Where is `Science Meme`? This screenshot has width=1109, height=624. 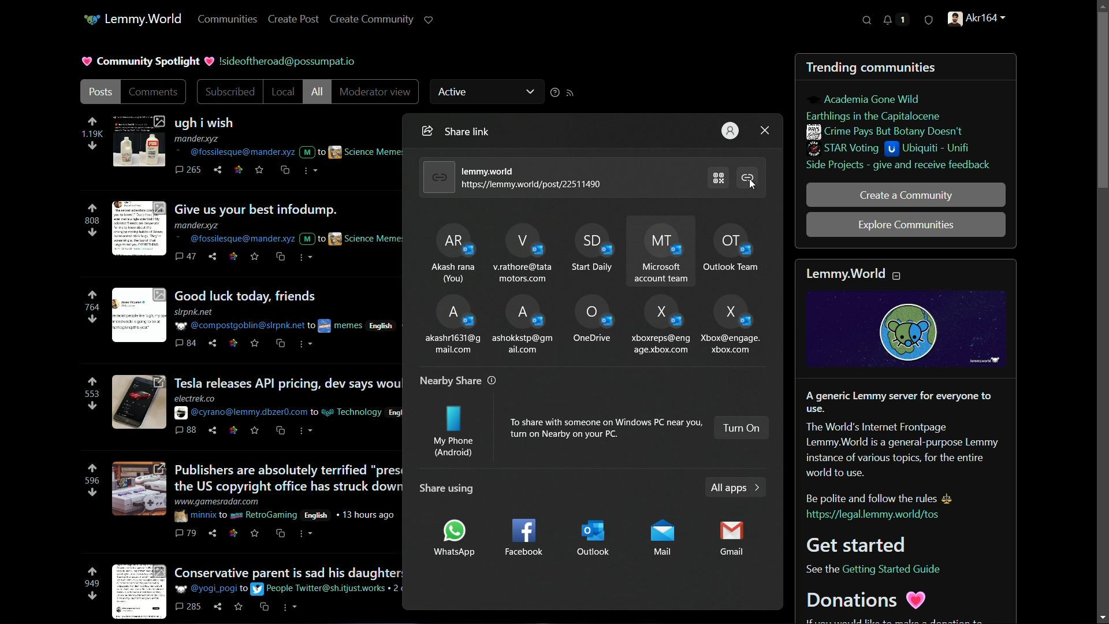
Science Meme is located at coordinates (366, 151).